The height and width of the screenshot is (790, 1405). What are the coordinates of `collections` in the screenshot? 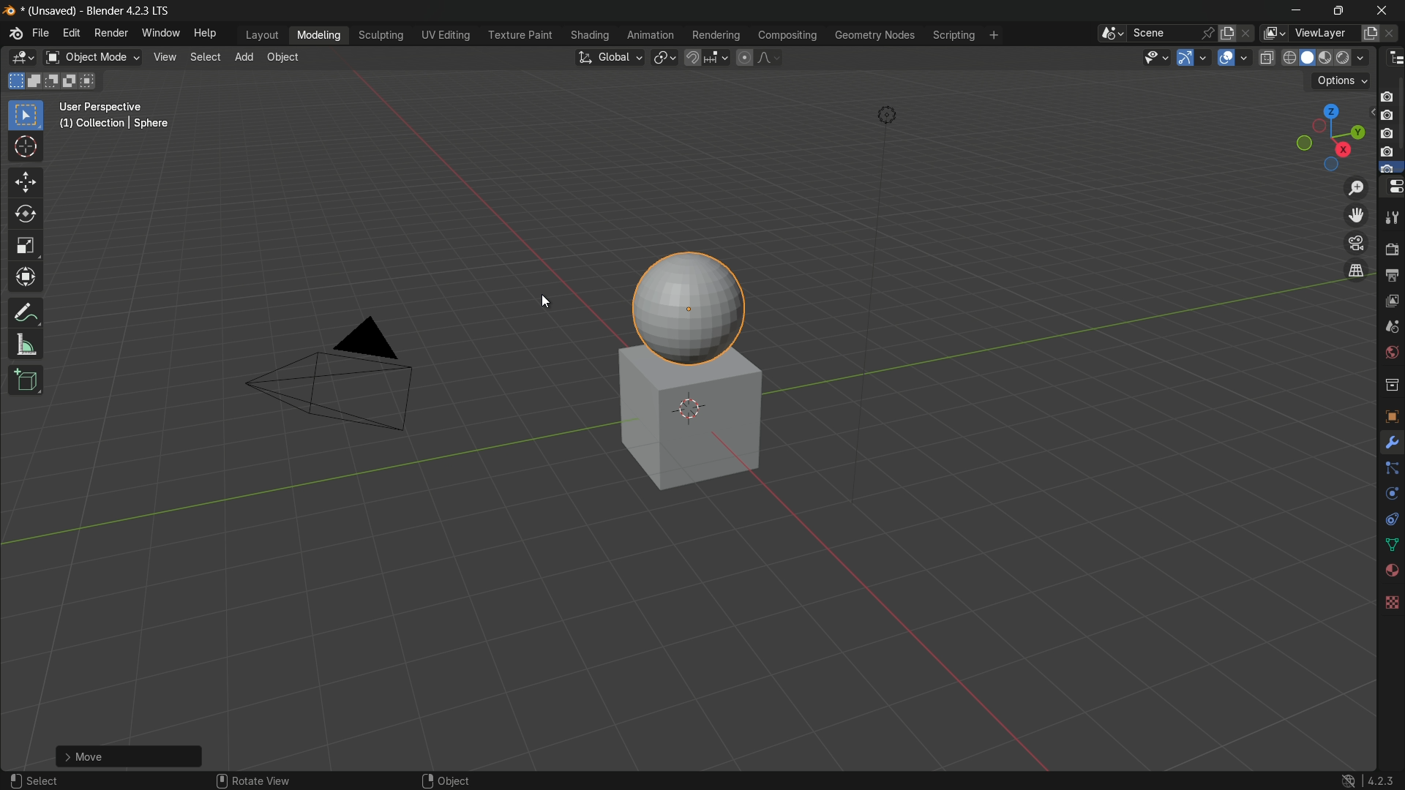 It's located at (1390, 385).